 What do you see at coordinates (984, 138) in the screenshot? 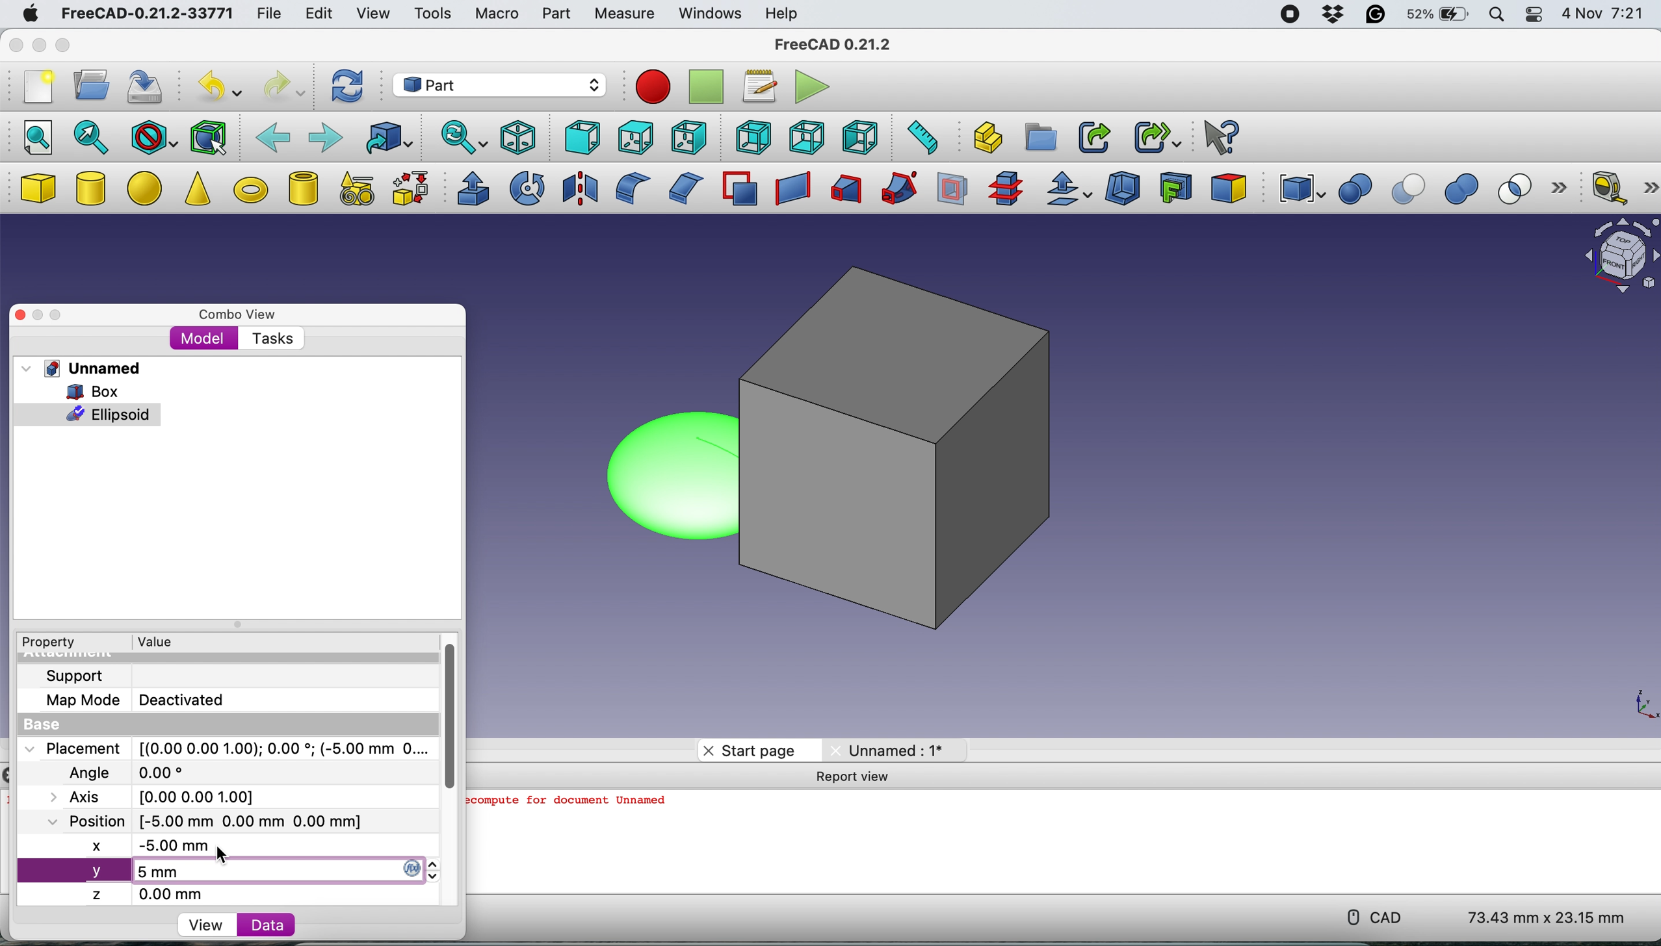
I see `create part` at bounding box center [984, 138].